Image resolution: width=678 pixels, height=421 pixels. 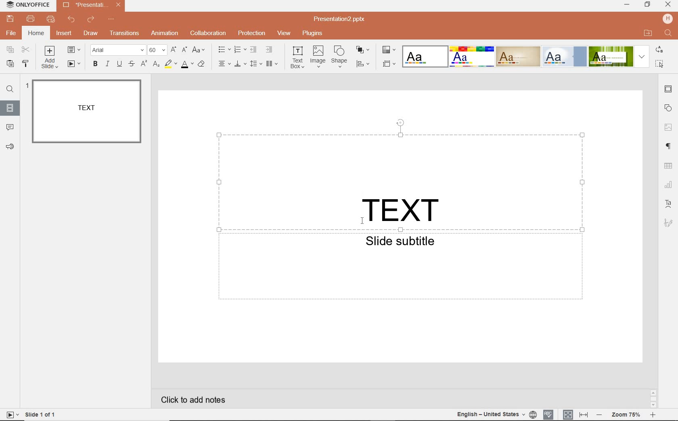 I want to click on SUPERSCRIPT, so click(x=144, y=64).